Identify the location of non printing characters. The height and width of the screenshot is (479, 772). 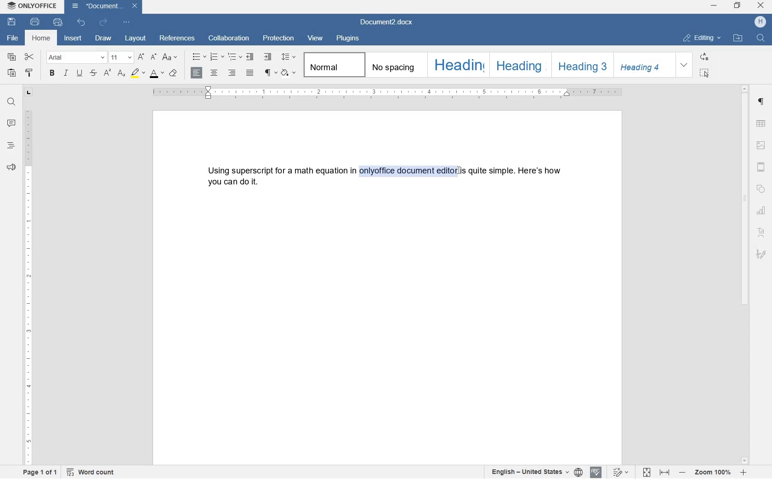
(270, 73).